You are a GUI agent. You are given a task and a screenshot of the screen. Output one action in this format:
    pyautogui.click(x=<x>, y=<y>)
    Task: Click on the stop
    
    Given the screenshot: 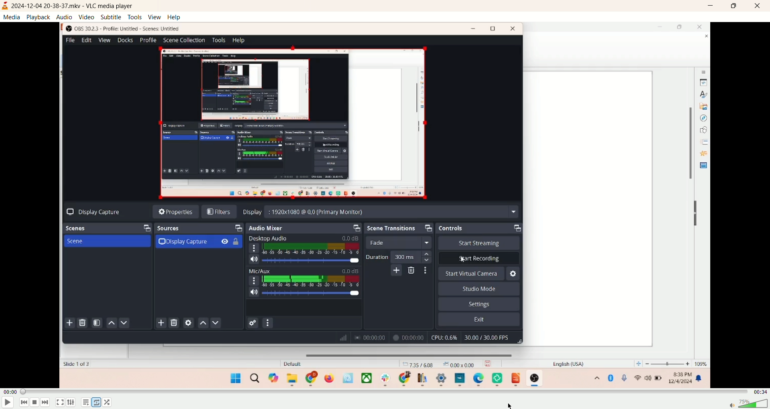 What is the action you would take?
    pyautogui.click(x=36, y=403)
    